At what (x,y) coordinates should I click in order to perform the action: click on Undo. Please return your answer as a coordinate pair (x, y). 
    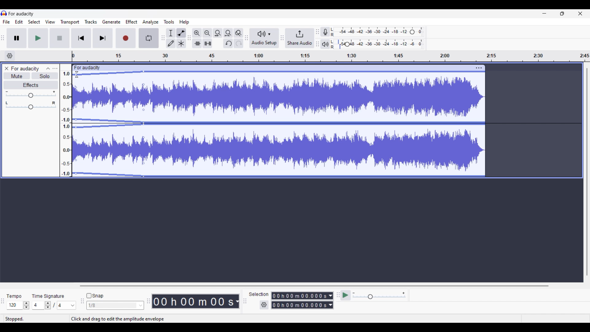
    Looking at the image, I should click on (228, 43).